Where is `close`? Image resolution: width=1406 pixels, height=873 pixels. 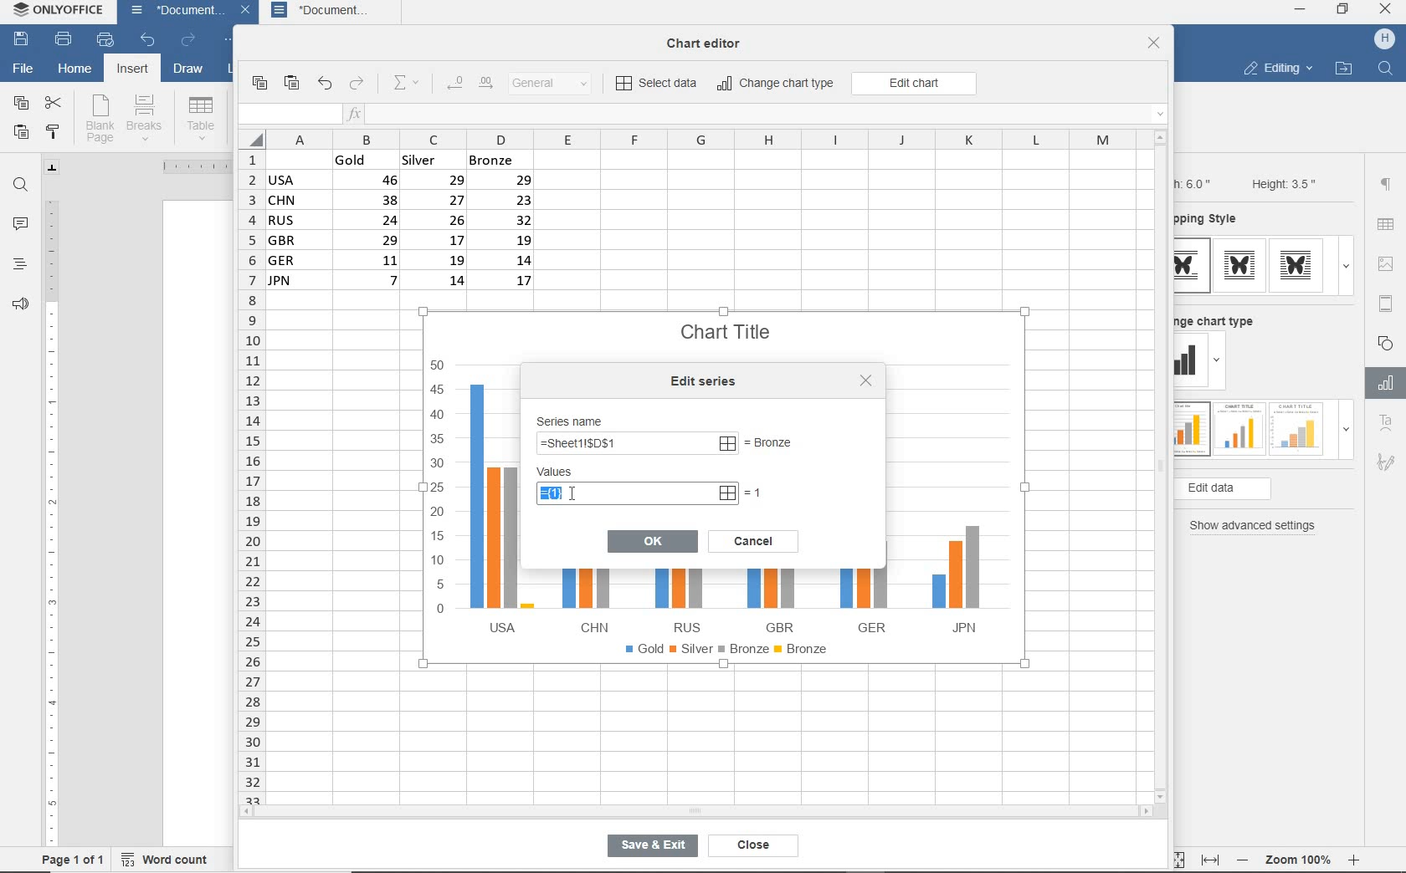
close is located at coordinates (1387, 11).